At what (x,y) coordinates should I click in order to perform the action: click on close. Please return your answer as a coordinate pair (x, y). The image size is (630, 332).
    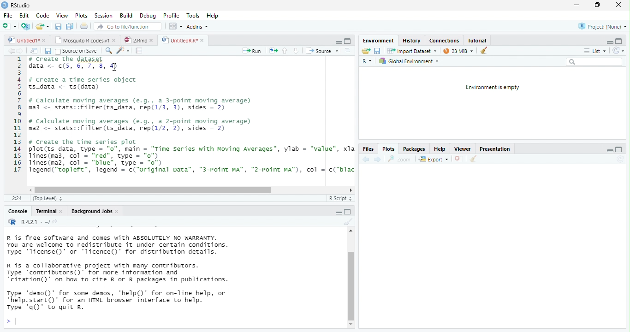
    Looking at the image, I should click on (63, 212).